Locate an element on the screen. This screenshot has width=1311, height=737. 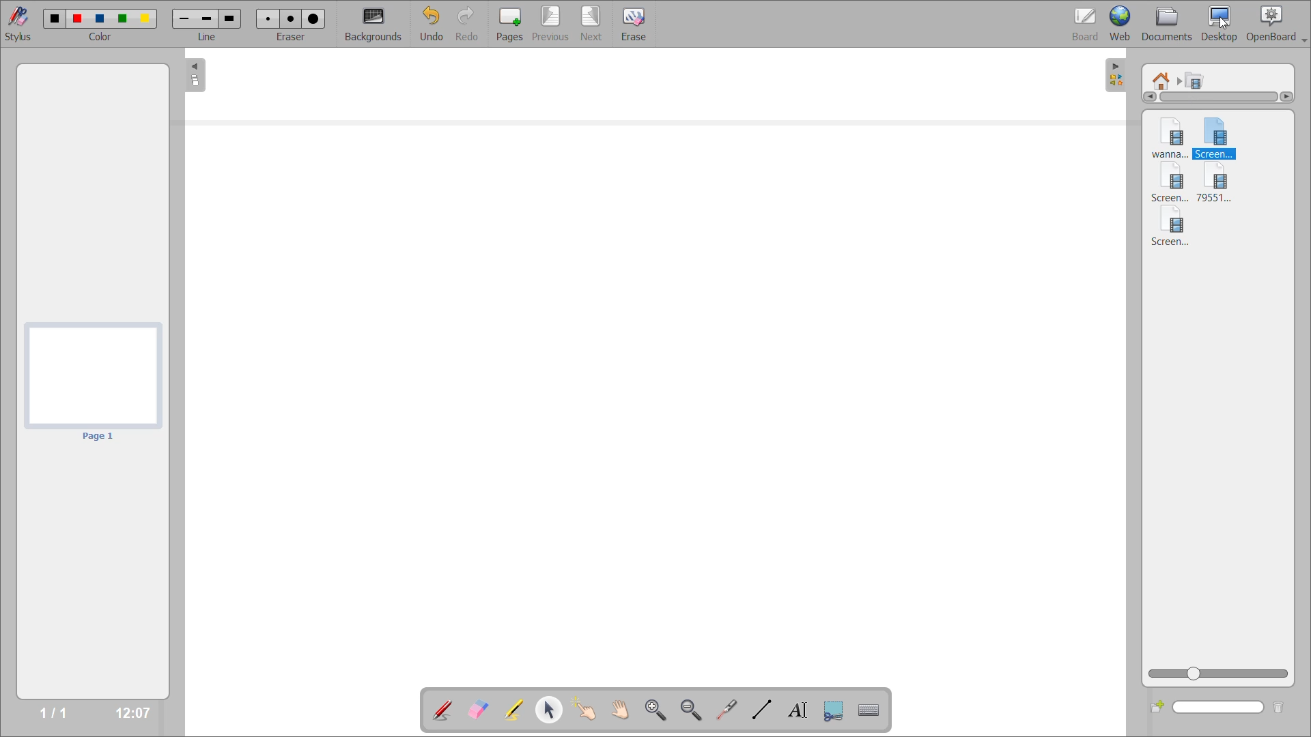
video 2 is located at coordinates (1220, 136).